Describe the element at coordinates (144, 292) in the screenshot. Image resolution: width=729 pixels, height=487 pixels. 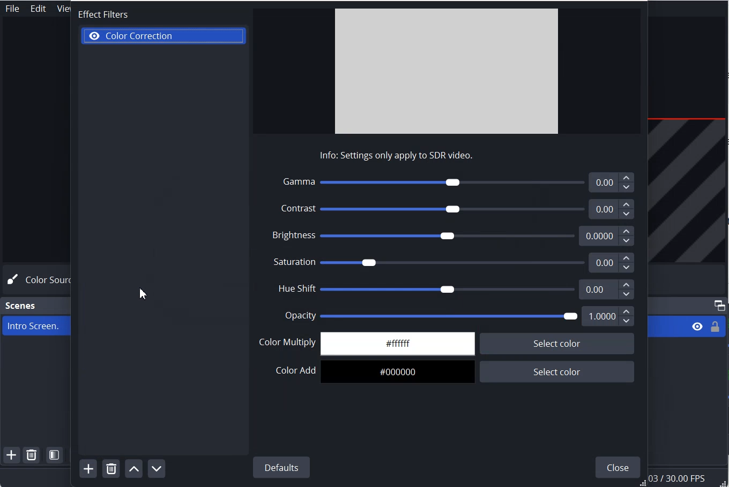
I see `Cursor` at that location.